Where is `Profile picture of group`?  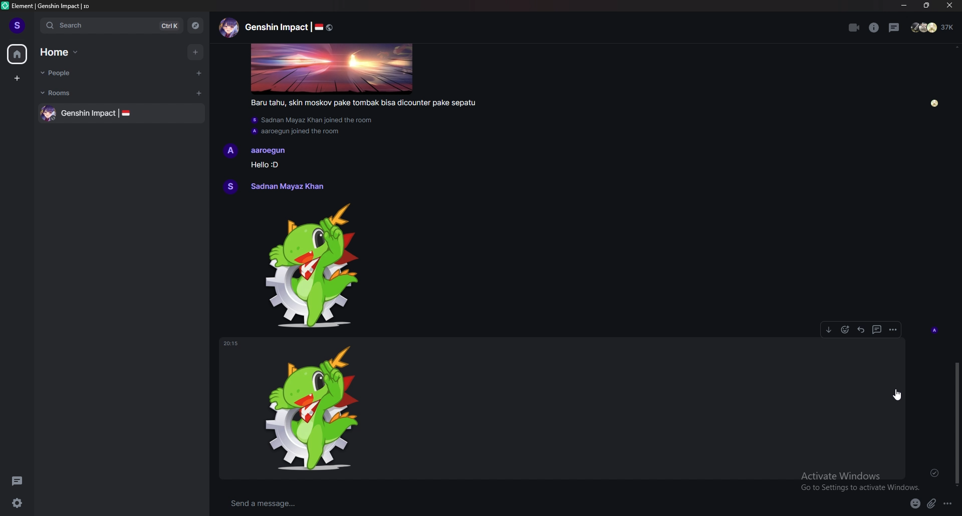
Profile picture of group is located at coordinates (49, 113).